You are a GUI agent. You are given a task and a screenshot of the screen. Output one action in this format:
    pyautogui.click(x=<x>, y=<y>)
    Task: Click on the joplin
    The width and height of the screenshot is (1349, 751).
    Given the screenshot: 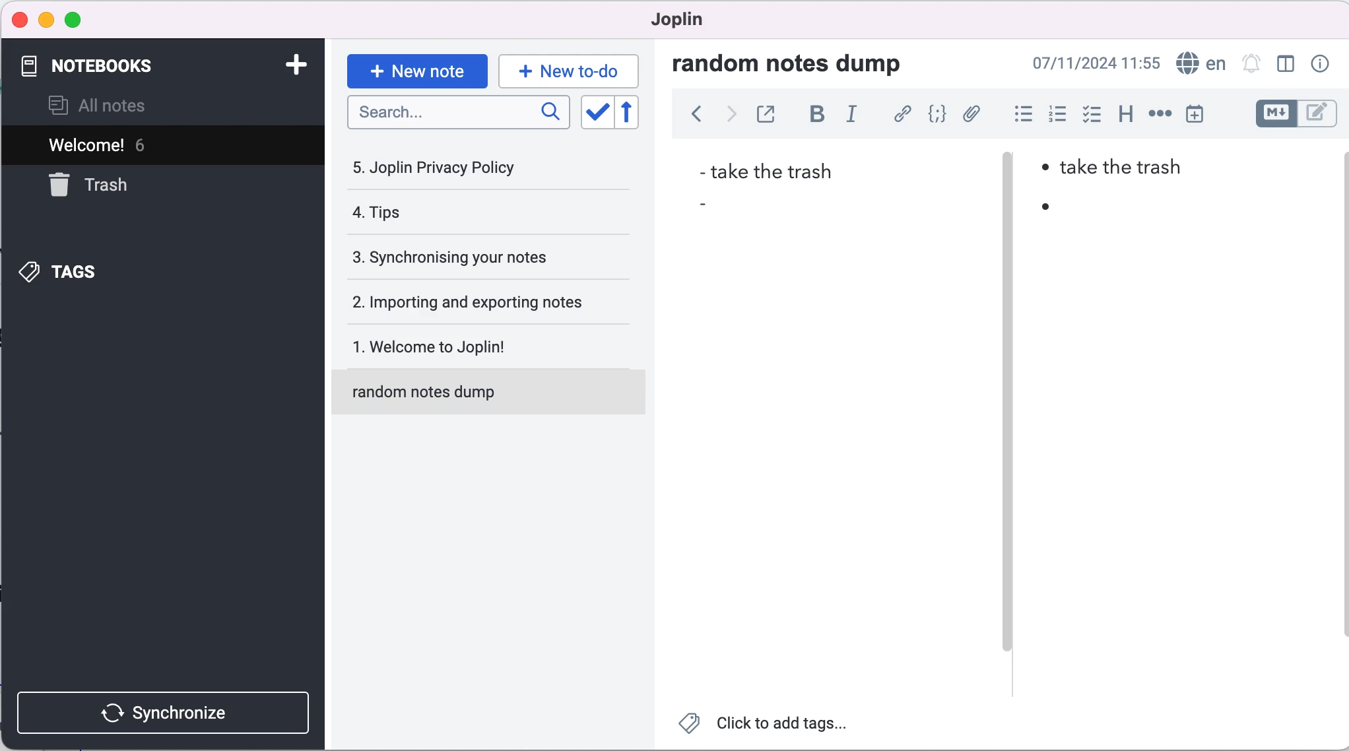 What is the action you would take?
    pyautogui.click(x=683, y=23)
    